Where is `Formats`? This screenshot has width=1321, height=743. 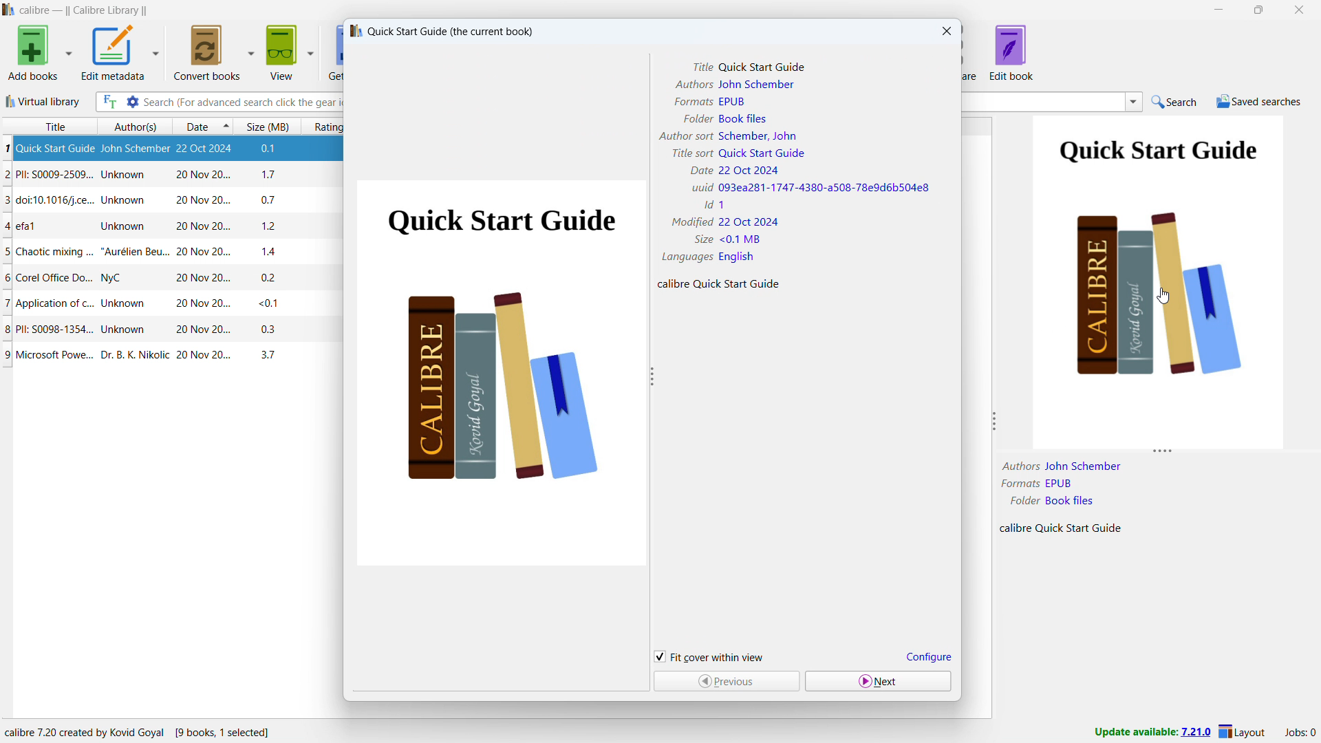
Formats is located at coordinates (1018, 484).